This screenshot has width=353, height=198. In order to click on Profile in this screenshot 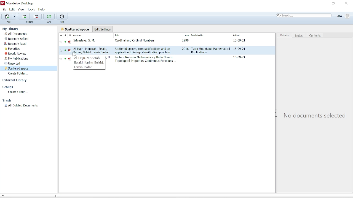, I will do `click(343, 16)`.